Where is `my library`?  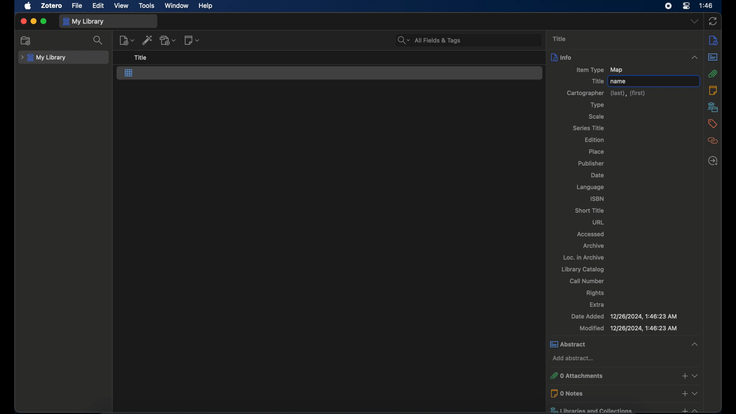
my library is located at coordinates (44, 58).